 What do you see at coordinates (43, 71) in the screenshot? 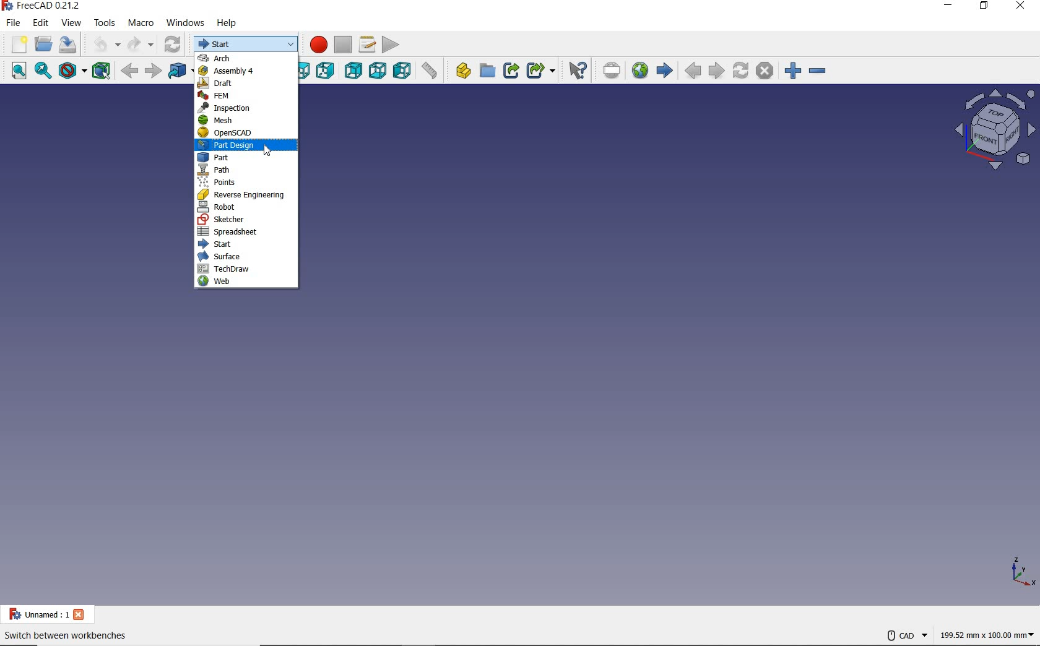
I see `FIT SELECTION` at bounding box center [43, 71].